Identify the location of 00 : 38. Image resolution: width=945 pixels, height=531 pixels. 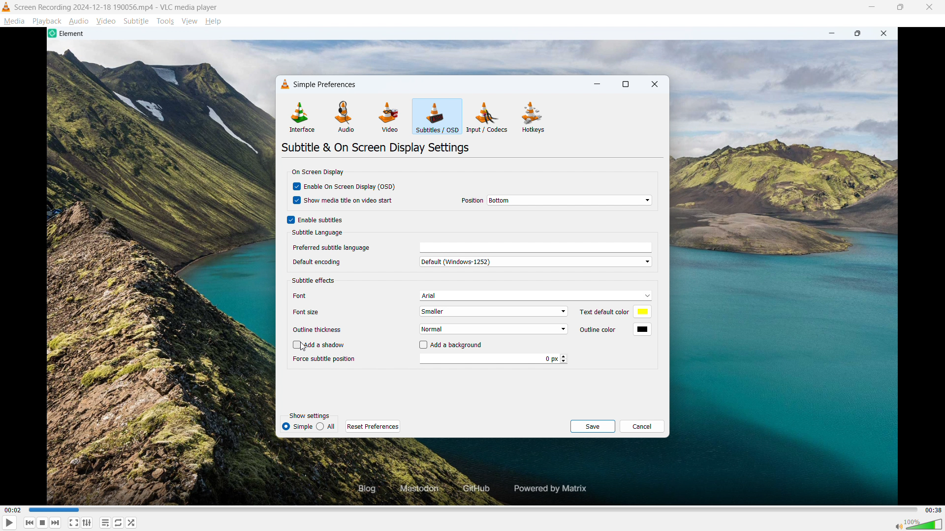
(933, 508).